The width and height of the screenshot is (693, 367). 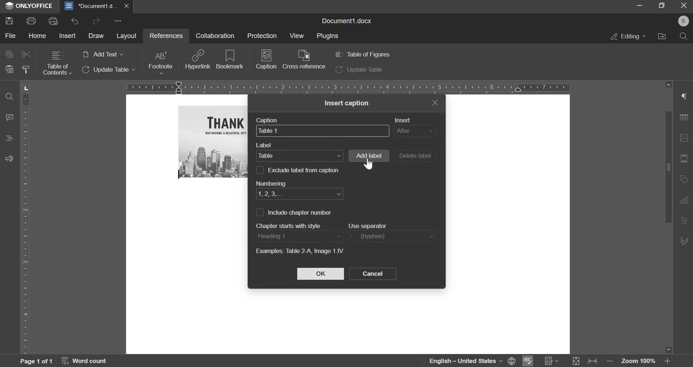 I want to click on fullscreen, so click(x=661, y=5).